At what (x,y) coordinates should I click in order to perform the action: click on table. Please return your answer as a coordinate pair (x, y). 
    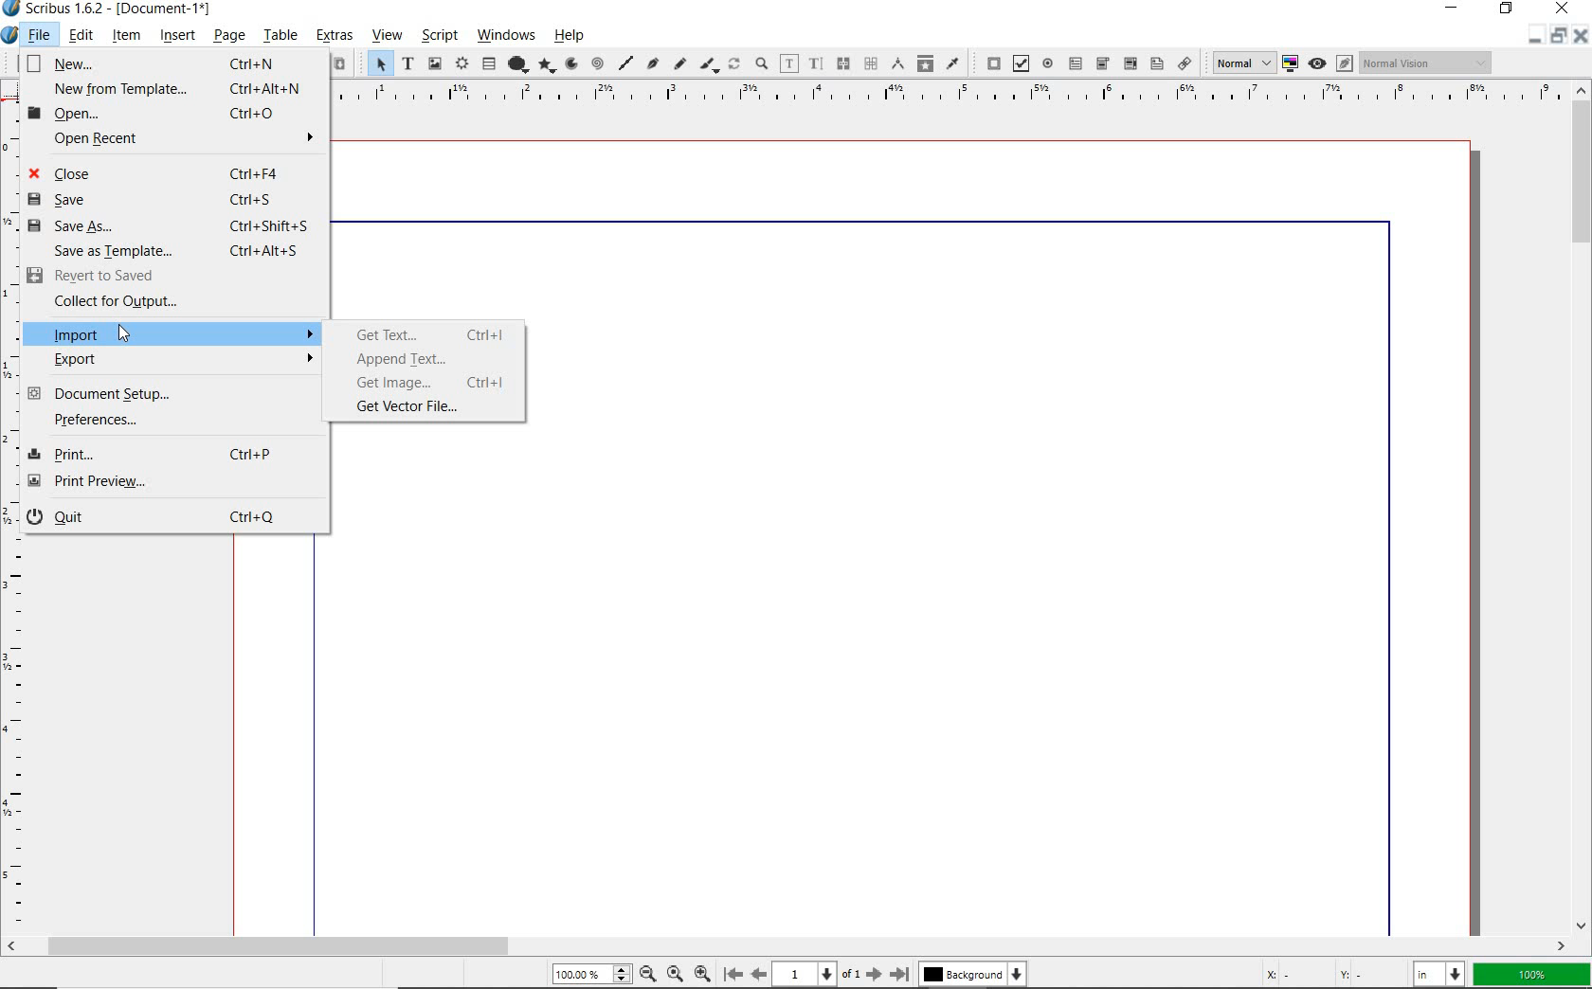
    Looking at the image, I should click on (280, 35).